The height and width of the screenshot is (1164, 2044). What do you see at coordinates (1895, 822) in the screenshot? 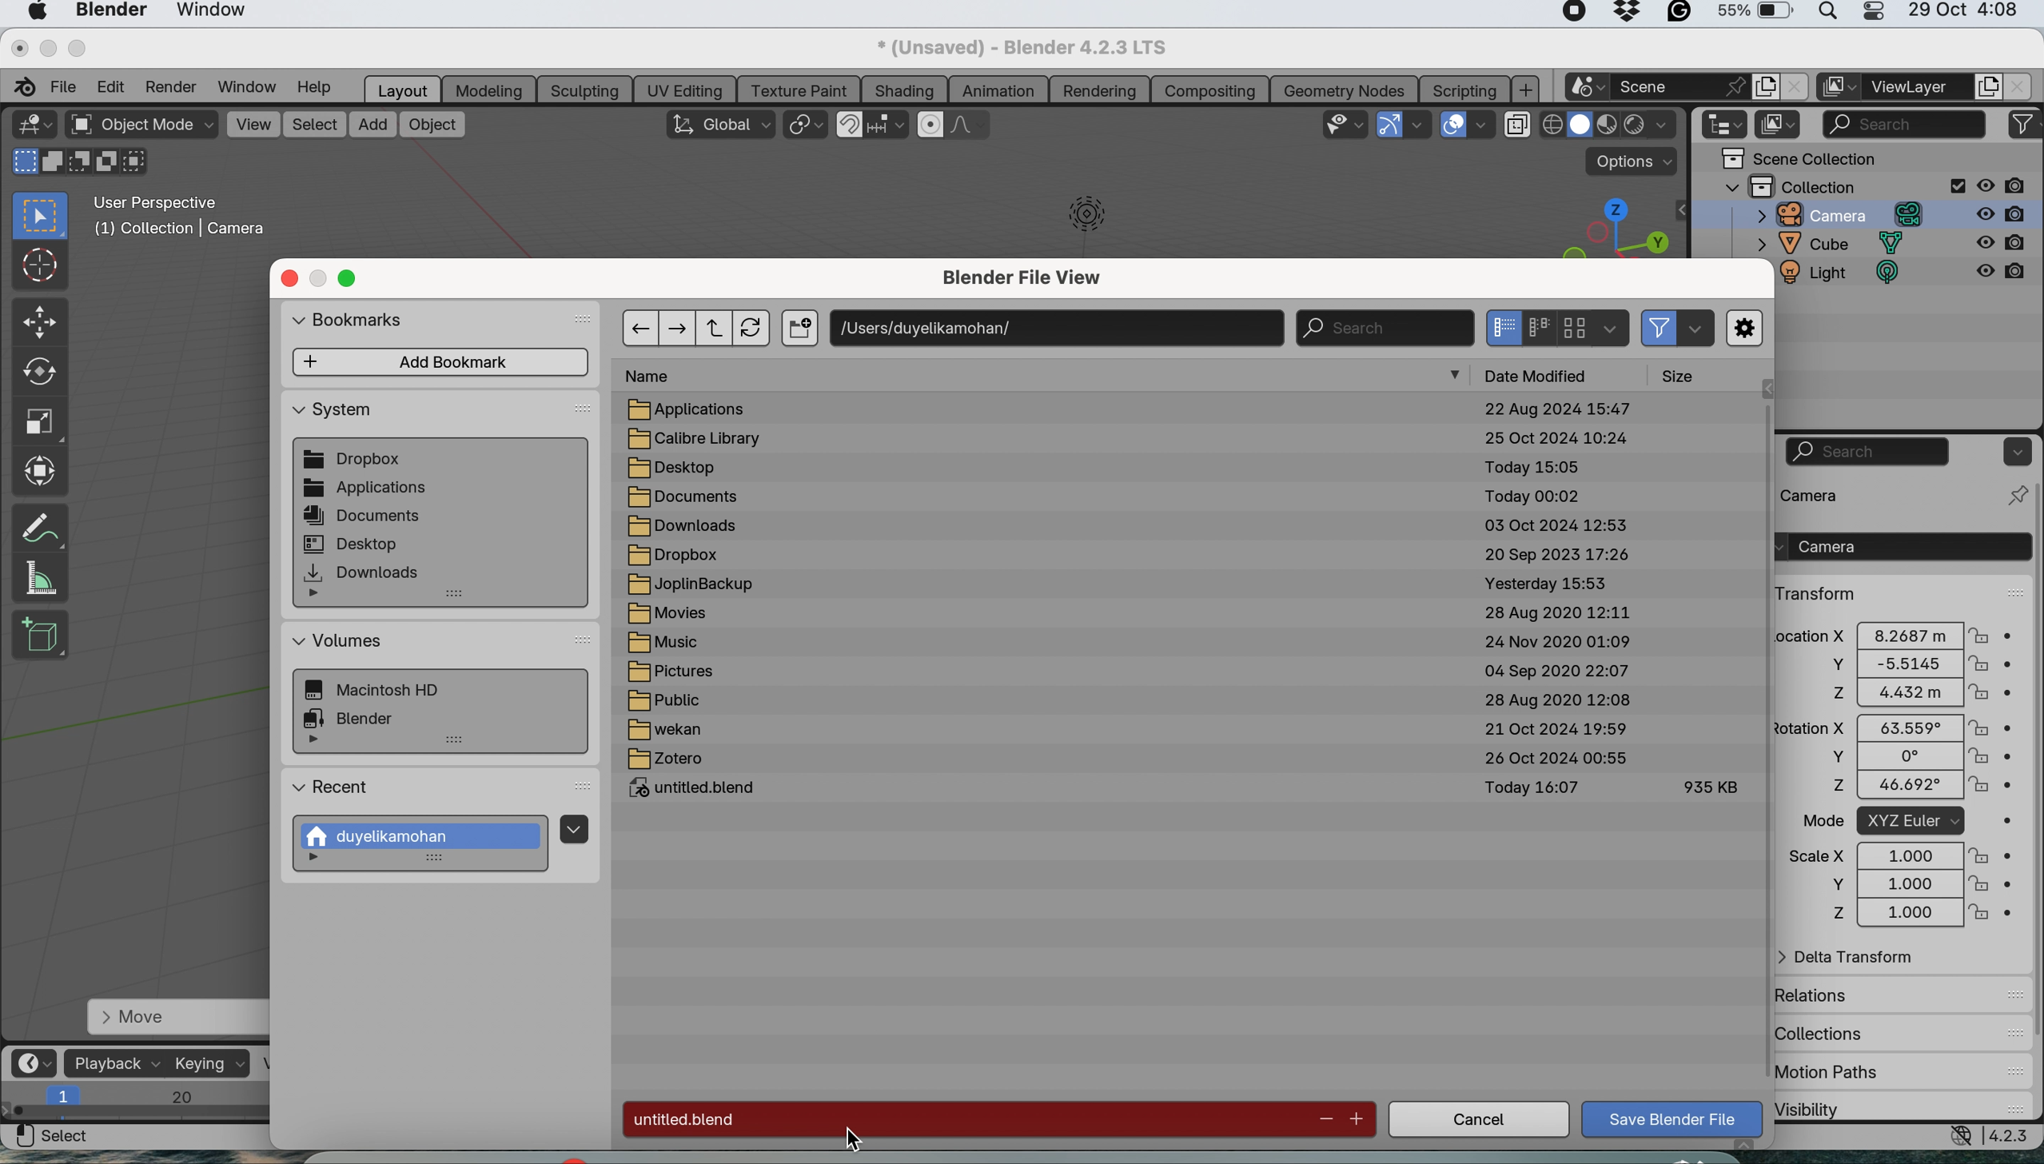
I see `mode XYZ Euler` at bounding box center [1895, 822].